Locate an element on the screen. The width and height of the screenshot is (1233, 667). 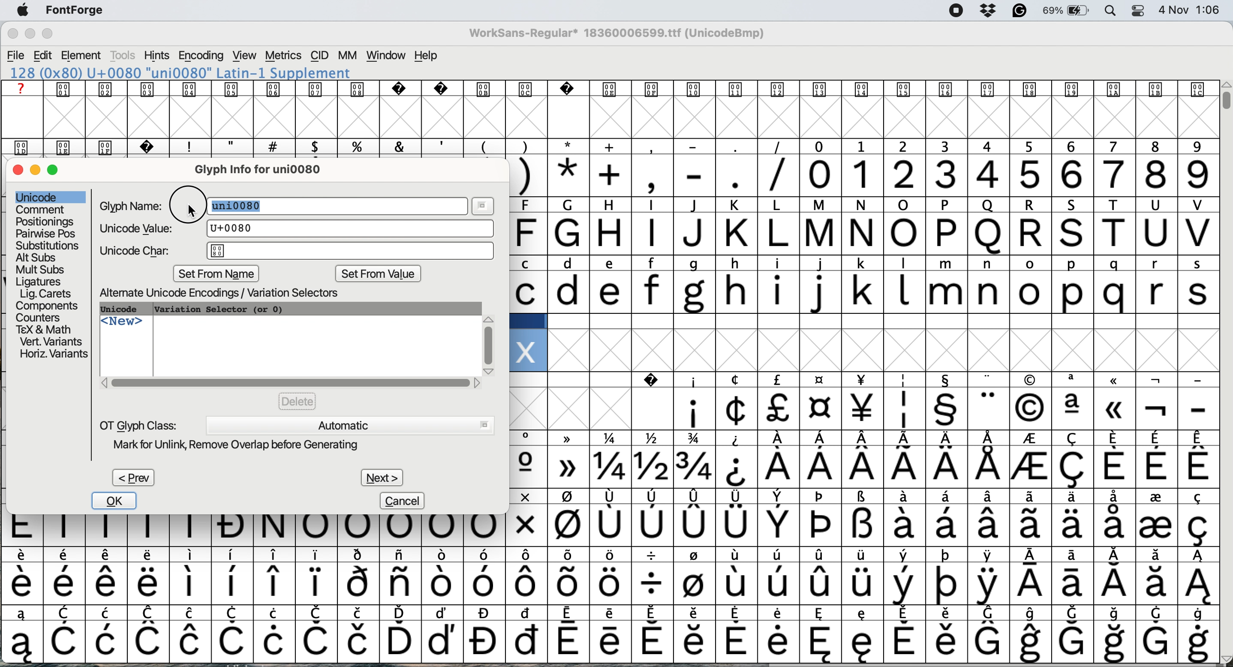
special characters is located at coordinates (866, 467).